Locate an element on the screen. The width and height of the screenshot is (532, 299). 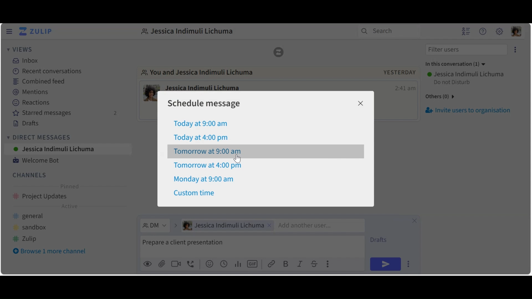
Add emoji is located at coordinates (209, 264).